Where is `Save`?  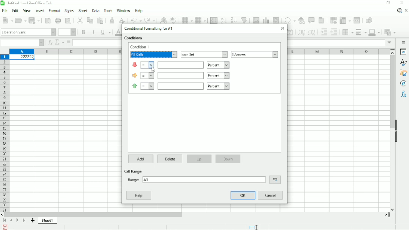 Save is located at coordinates (35, 20).